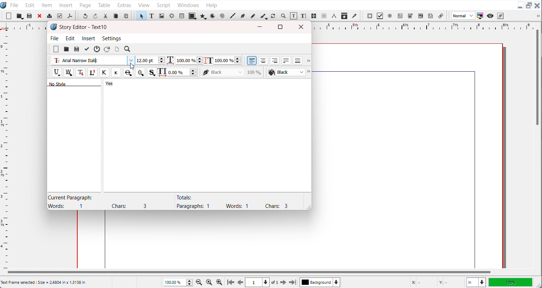 The width and height of the screenshot is (542, 288). What do you see at coordinates (189, 60) in the screenshot?
I see `Text width adjuster` at bounding box center [189, 60].